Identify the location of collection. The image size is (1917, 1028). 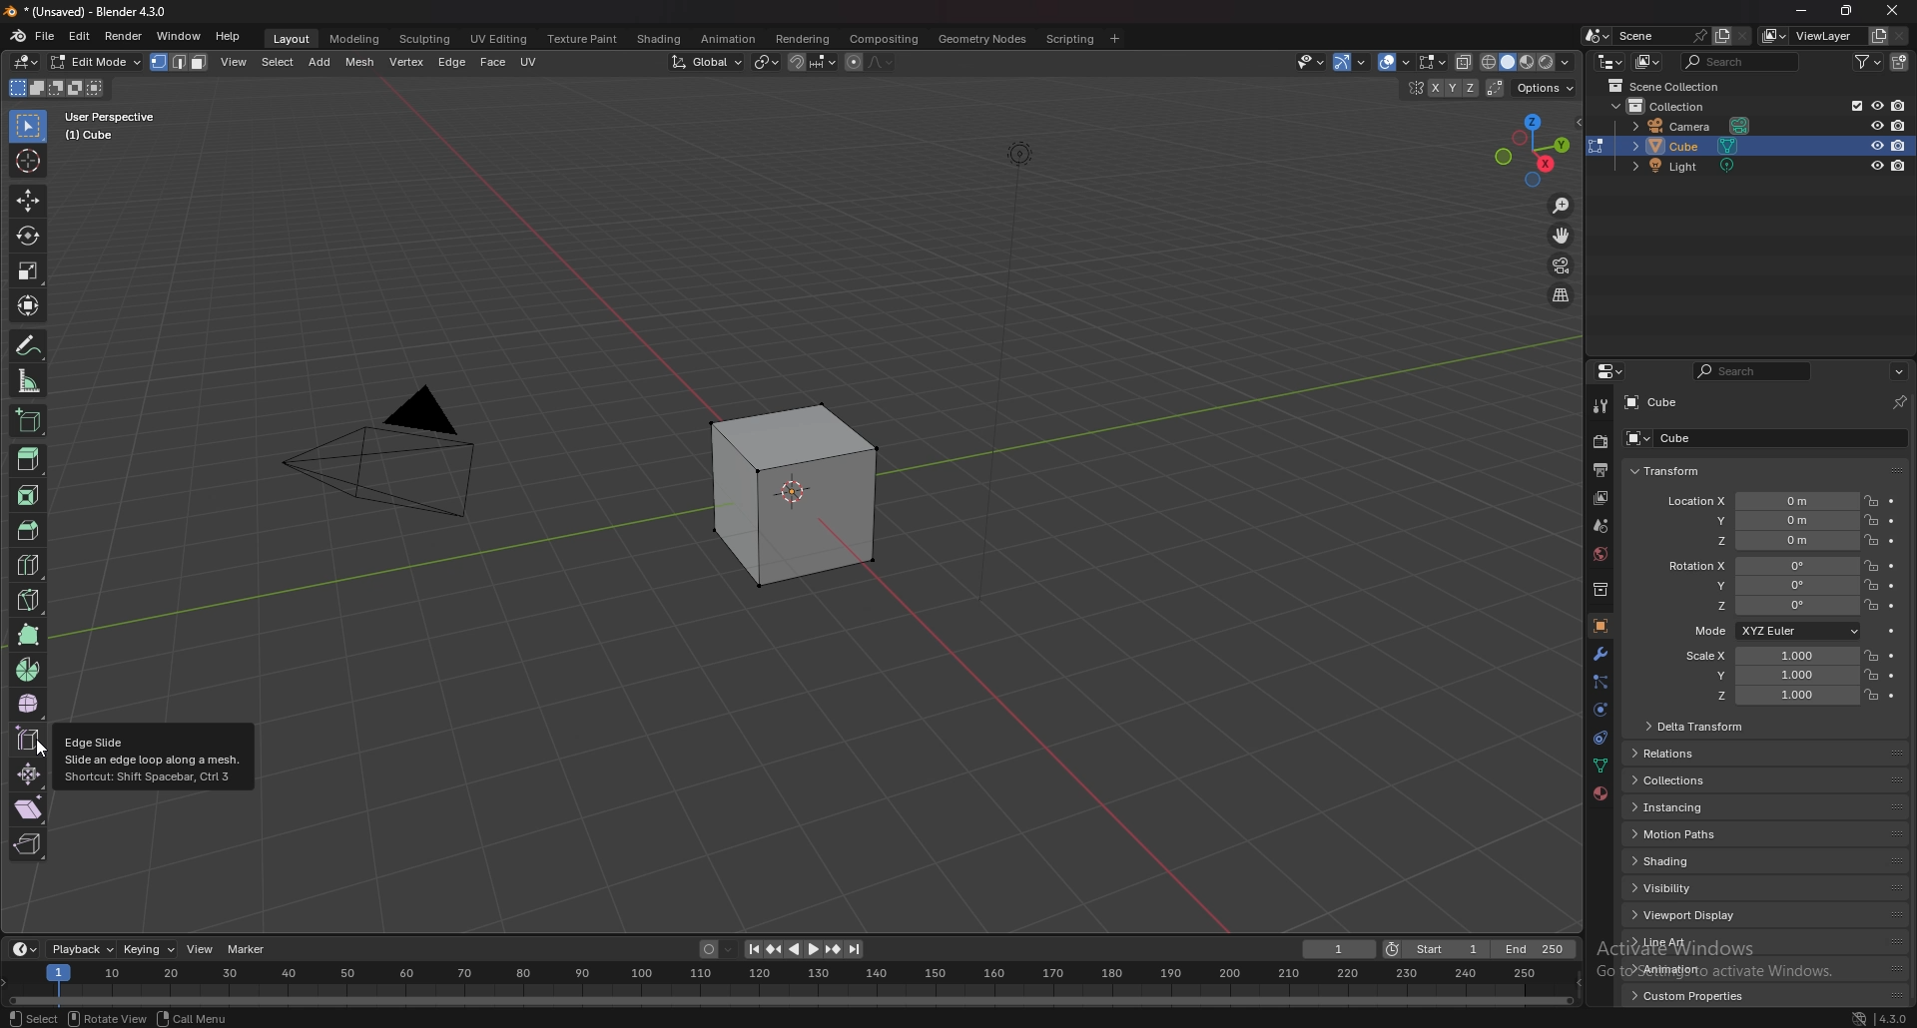
(1600, 588).